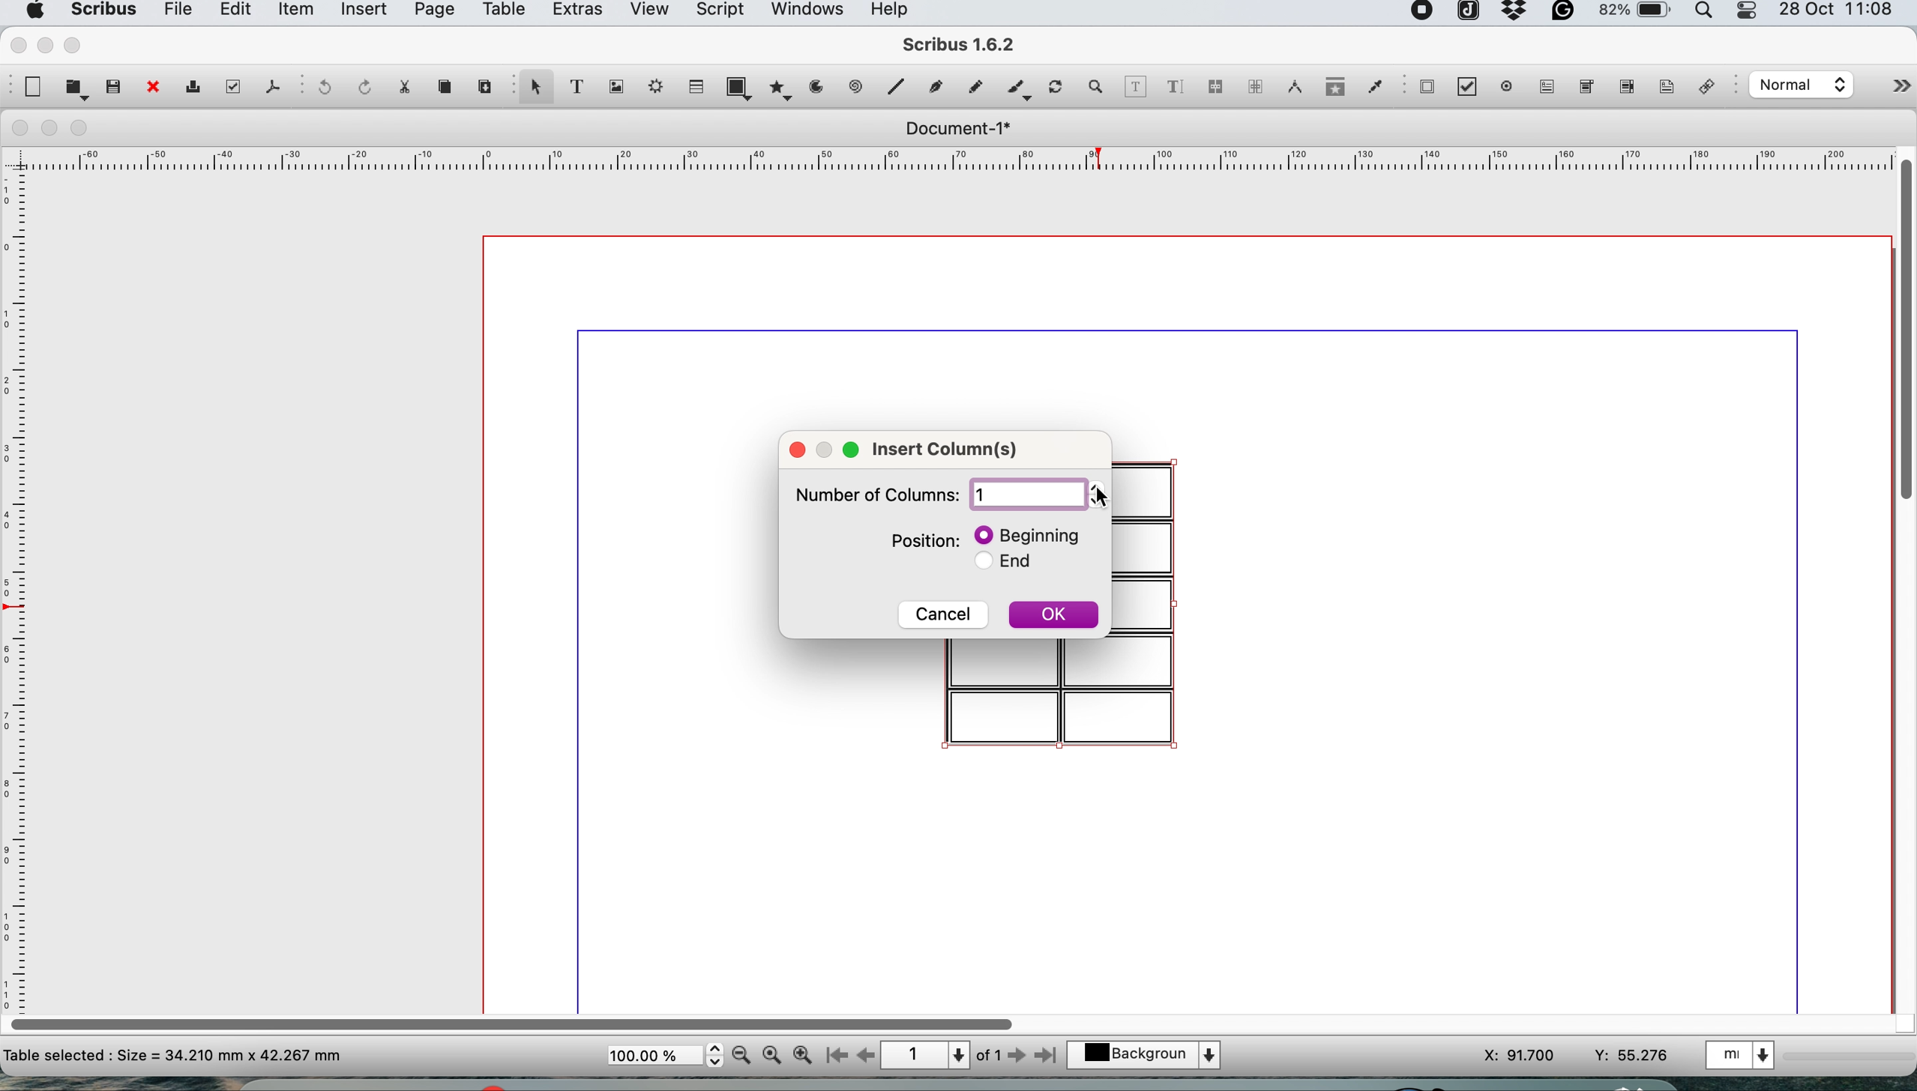  Describe the element at coordinates (361, 85) in the screenshot. I see `redo` at that location.